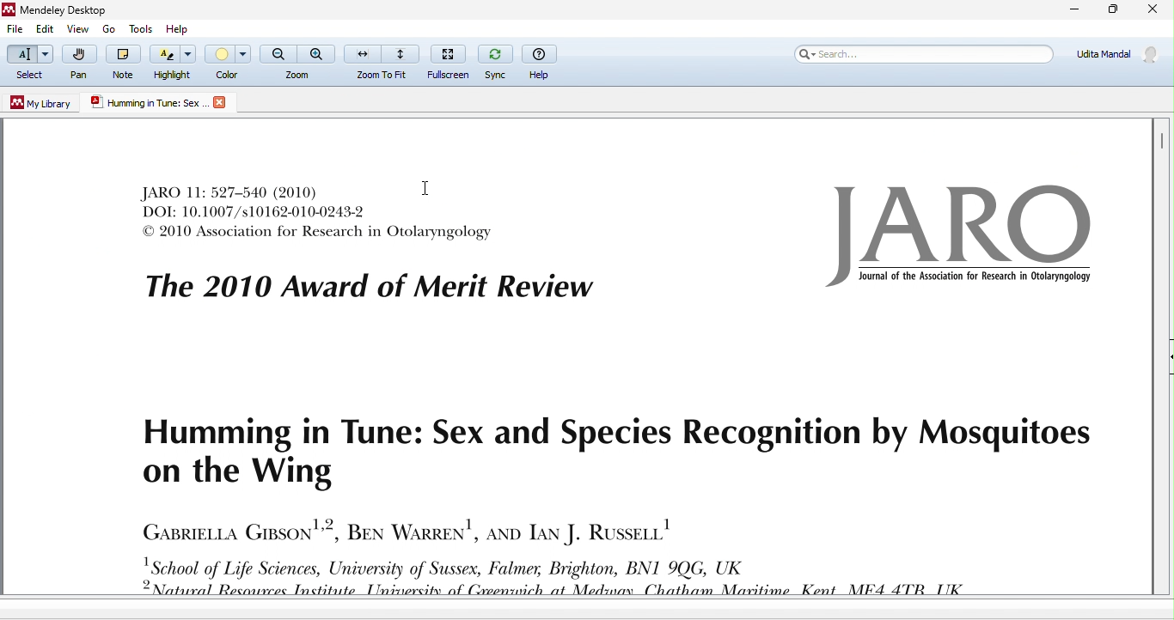 Image resolution: width=1174 pixels, height=620 pixels. I want to click on maximize, so click(1112, 10).